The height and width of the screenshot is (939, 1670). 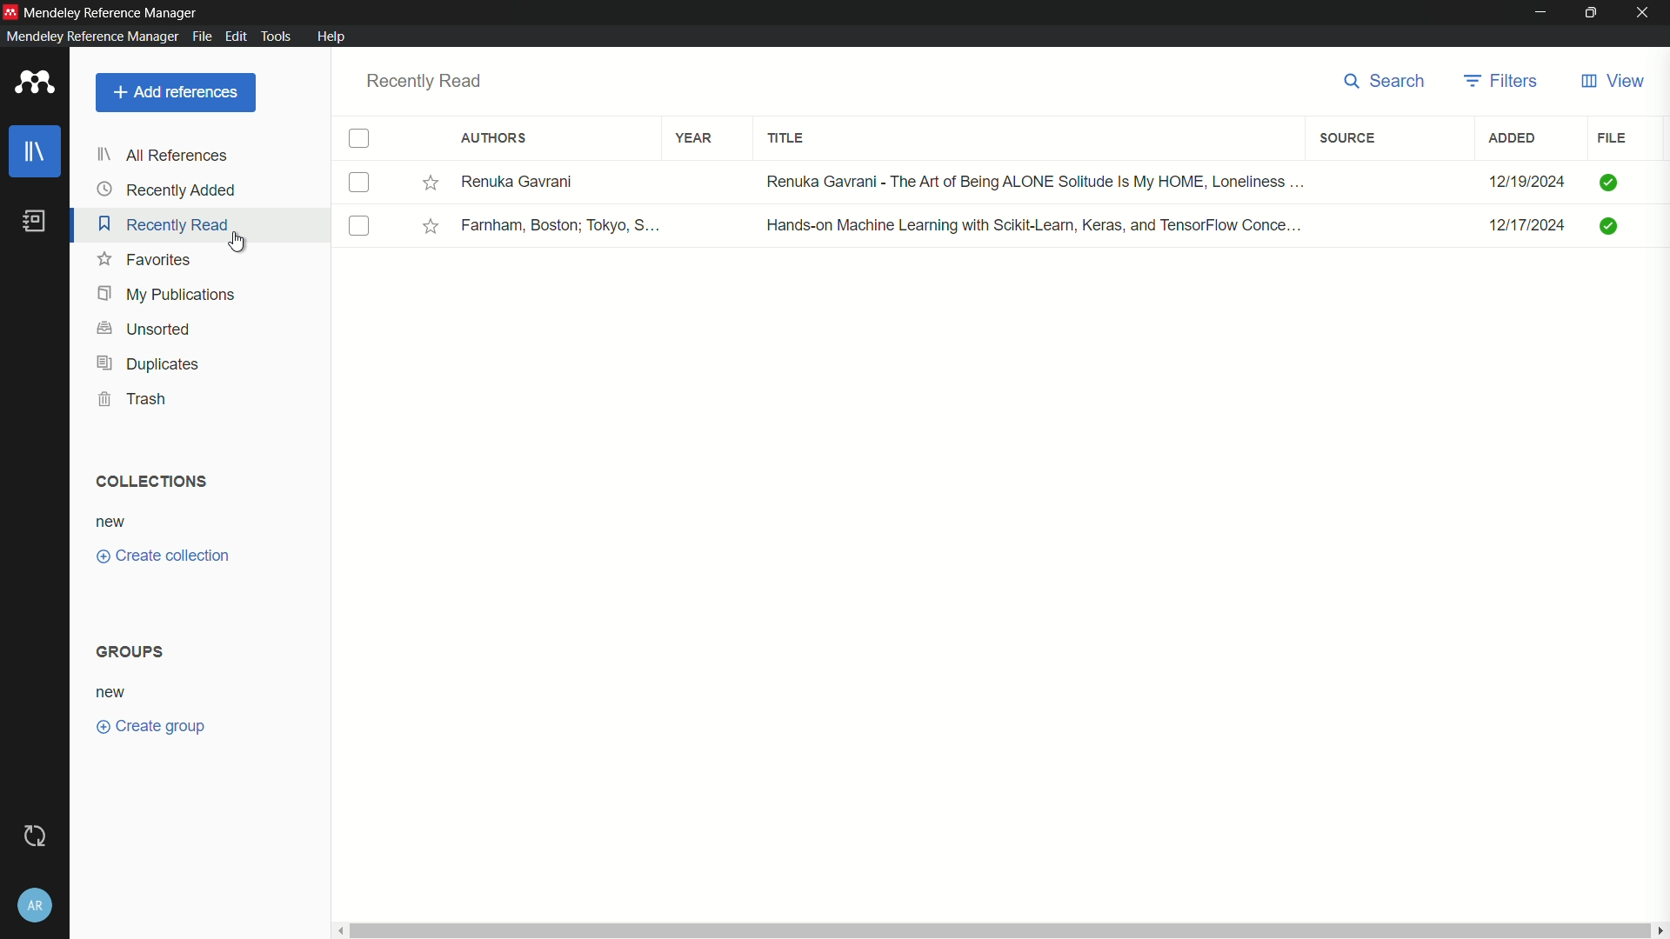 I want to click on search, so click(x=1387, y=81).